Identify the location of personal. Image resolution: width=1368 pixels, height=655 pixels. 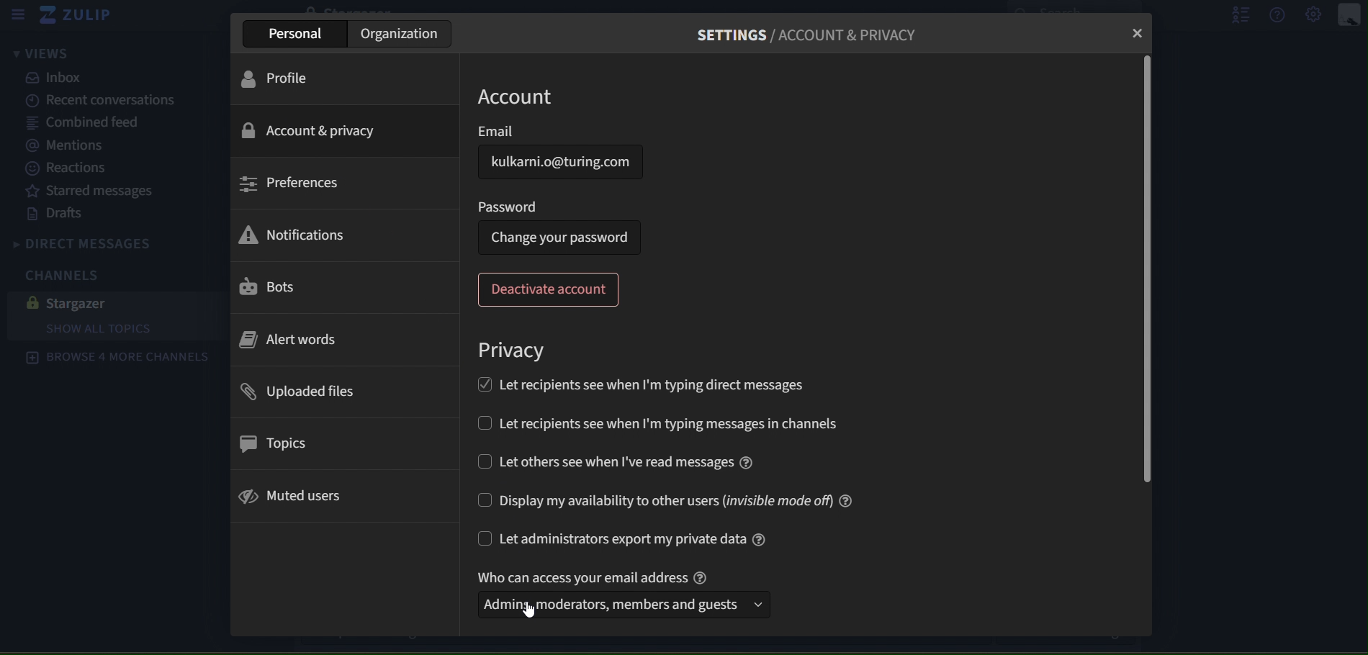
(300, 33).